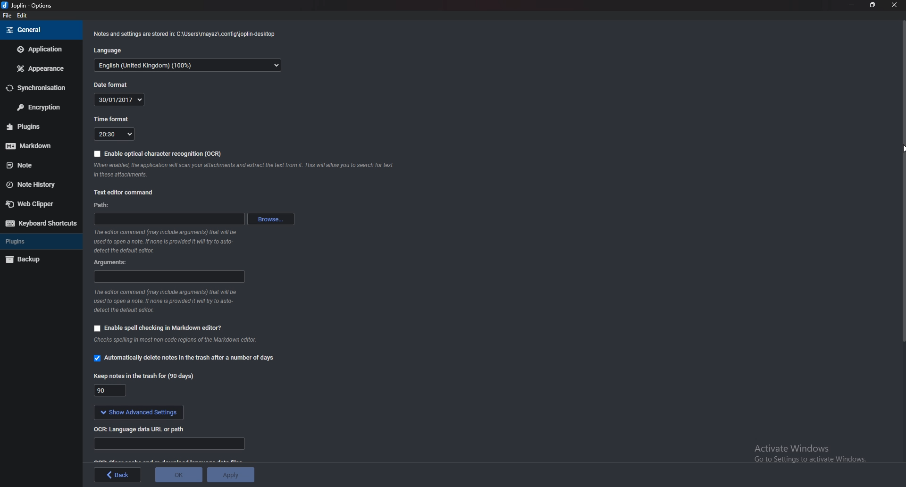  Describe the element at coordinates (119, 99) in the screenshot. I see `30/01/2017` at that location.